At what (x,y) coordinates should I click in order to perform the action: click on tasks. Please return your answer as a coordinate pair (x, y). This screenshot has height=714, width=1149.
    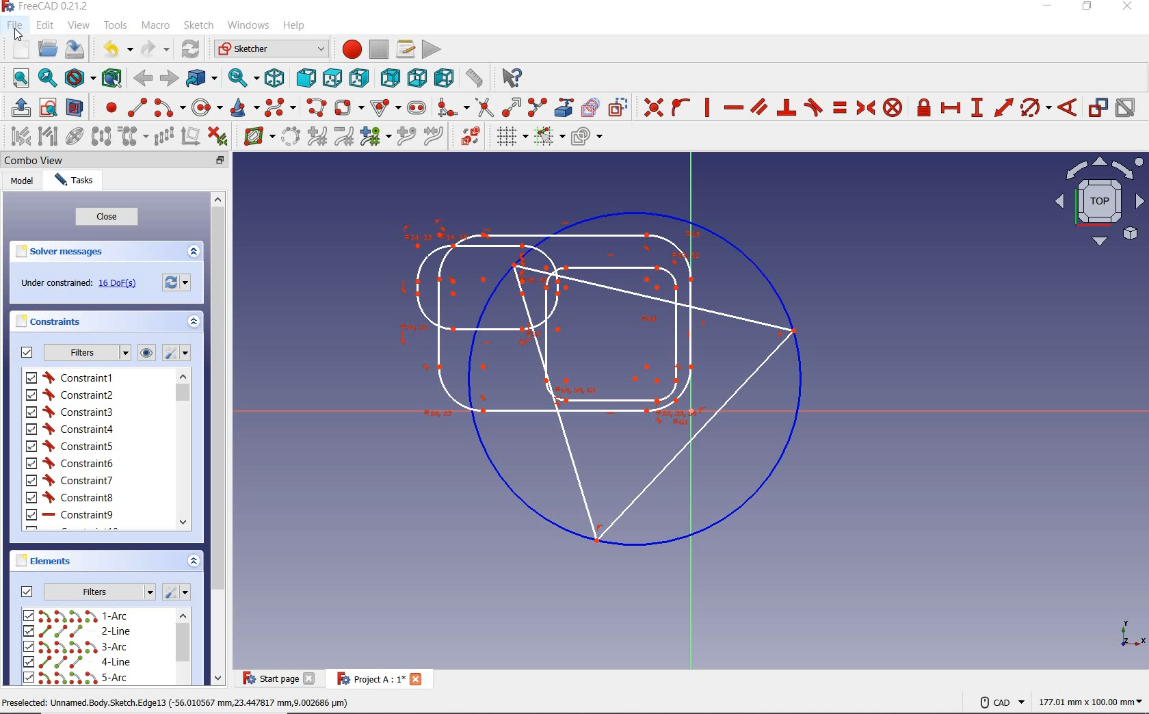
    Looking at the image, I should click on (78, 181).